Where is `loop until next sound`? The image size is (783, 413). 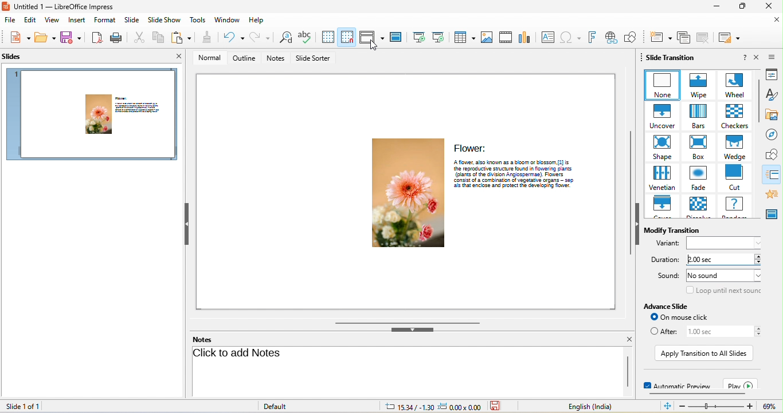
loop until next sound is located at coordinates (725, 291).